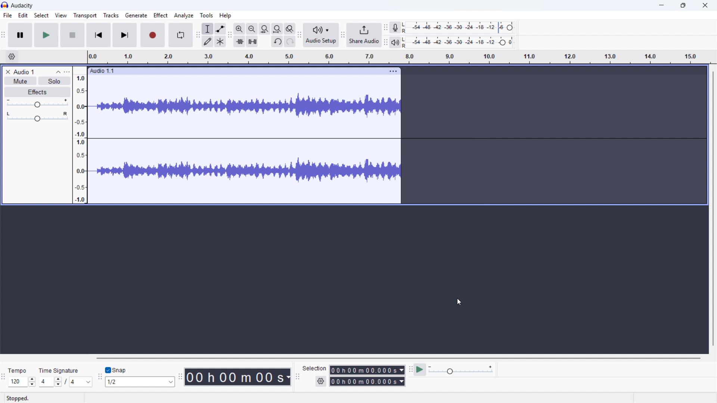 This screenshot has width=717, height=403. Describe the element at coordinates (230, 35) in the screenshot. I see `Edit toolbar ` at that location.